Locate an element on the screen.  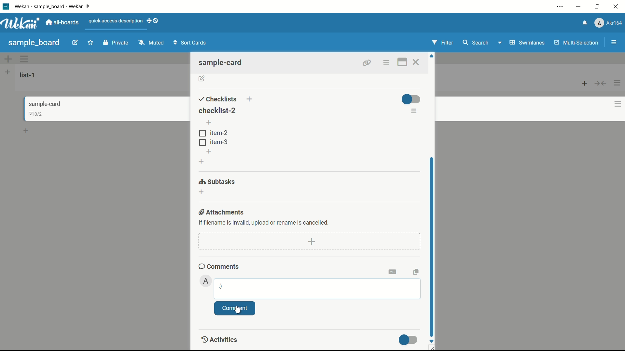
all boards is located at coordinates (64, 22).